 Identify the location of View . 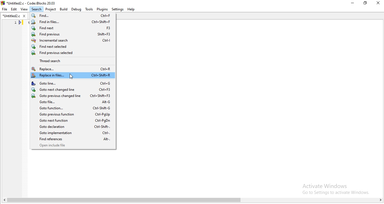
(24, 9).